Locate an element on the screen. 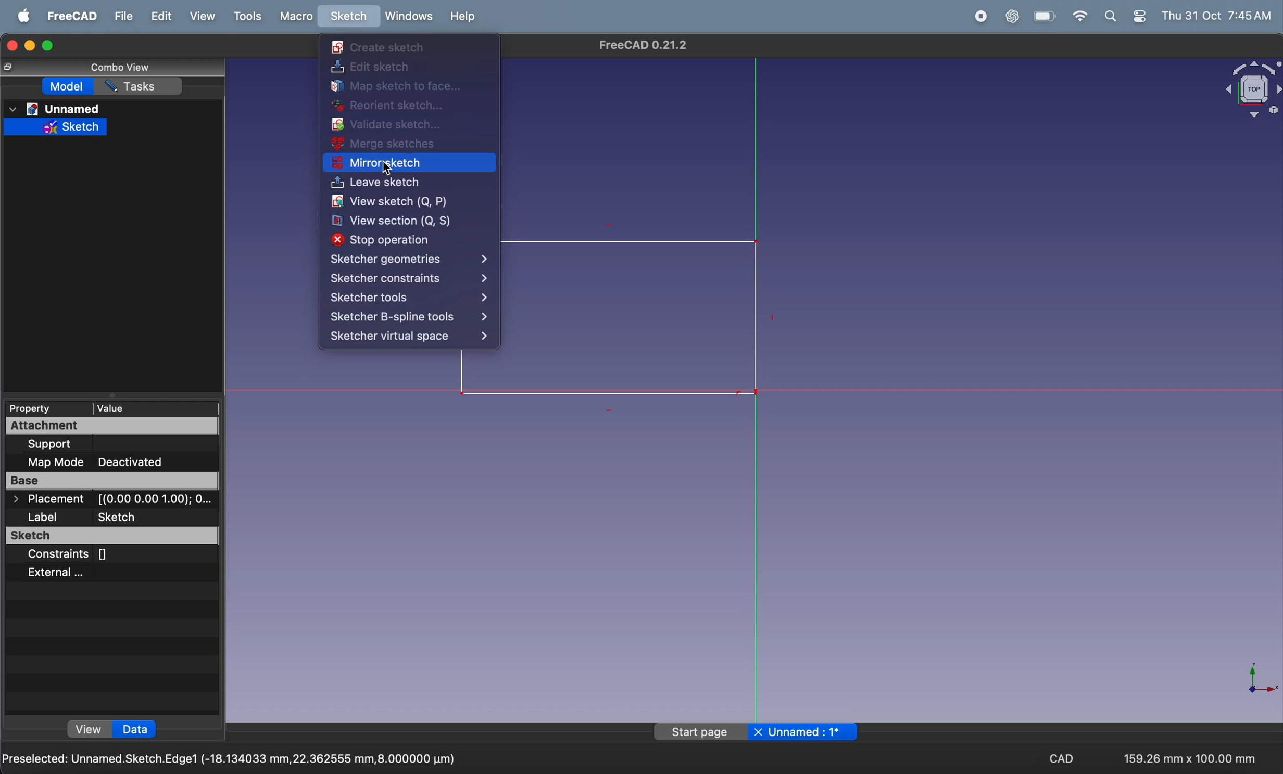  label is located at coordinates (114, 517).